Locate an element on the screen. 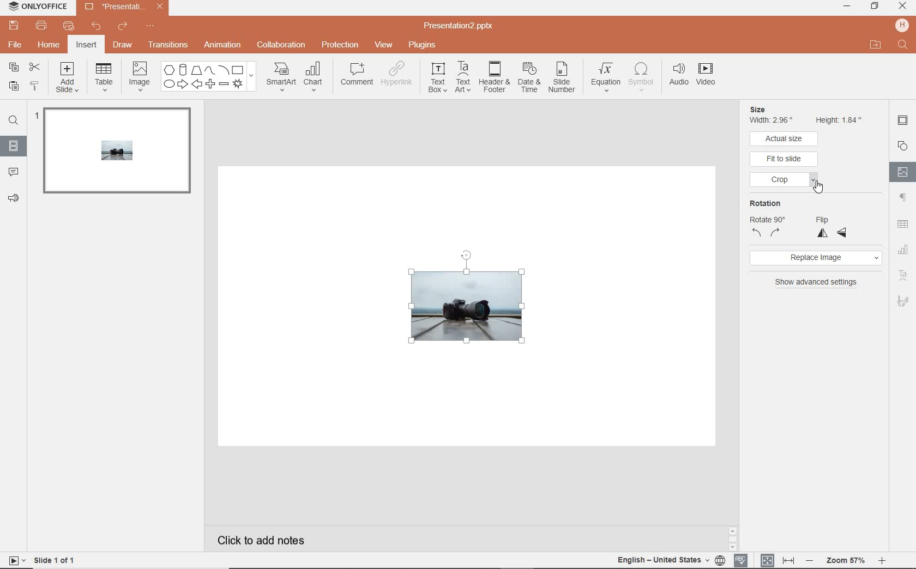 This screenshot has width=916, height=569. scrollbar is located at coordinates (735, 538).